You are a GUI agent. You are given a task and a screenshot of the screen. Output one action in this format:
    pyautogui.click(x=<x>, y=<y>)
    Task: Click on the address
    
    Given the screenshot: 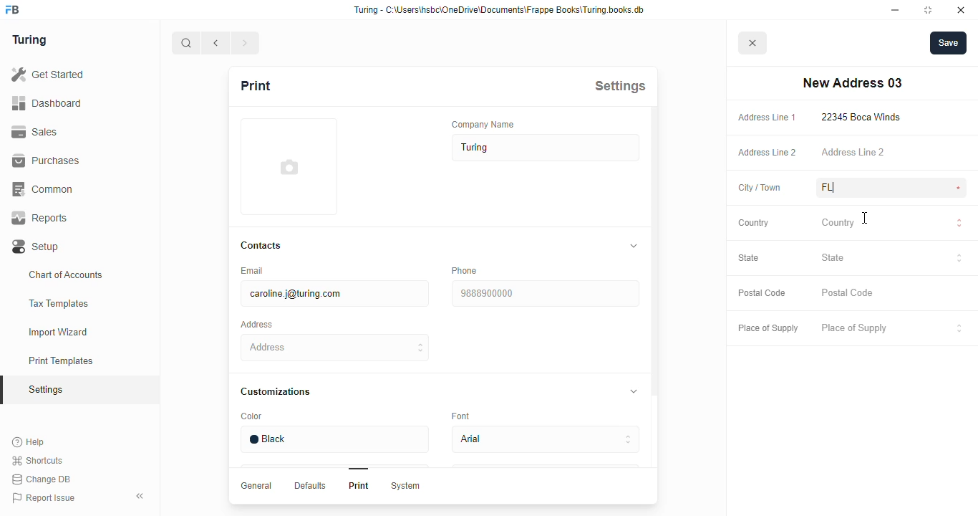 What is the action you would take?
    pyautogui.click(x=336, y=348)
    